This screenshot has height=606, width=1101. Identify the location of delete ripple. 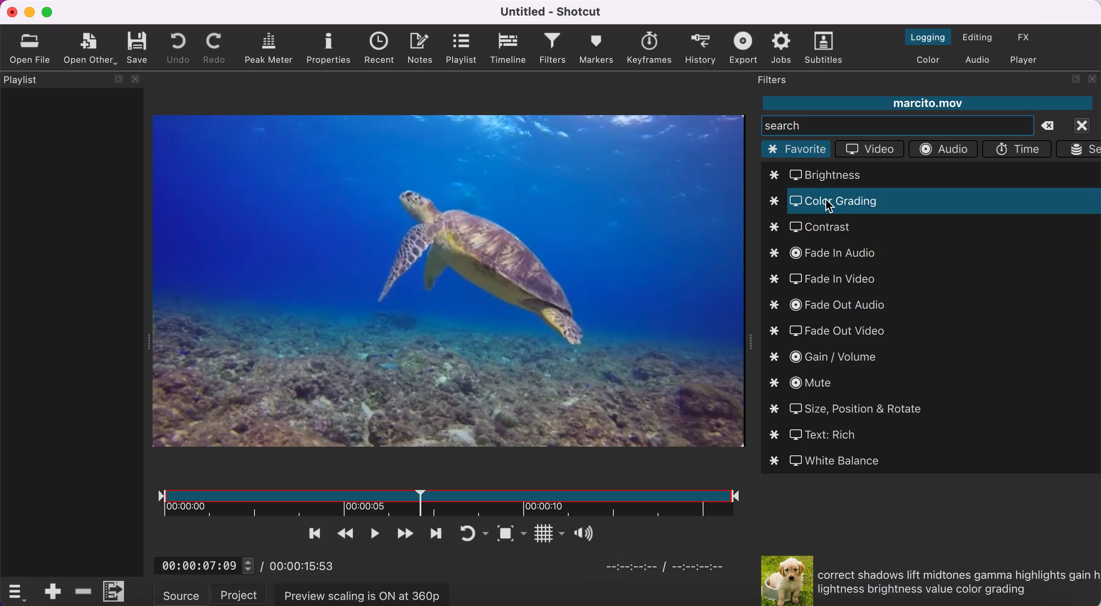
(82, 592).